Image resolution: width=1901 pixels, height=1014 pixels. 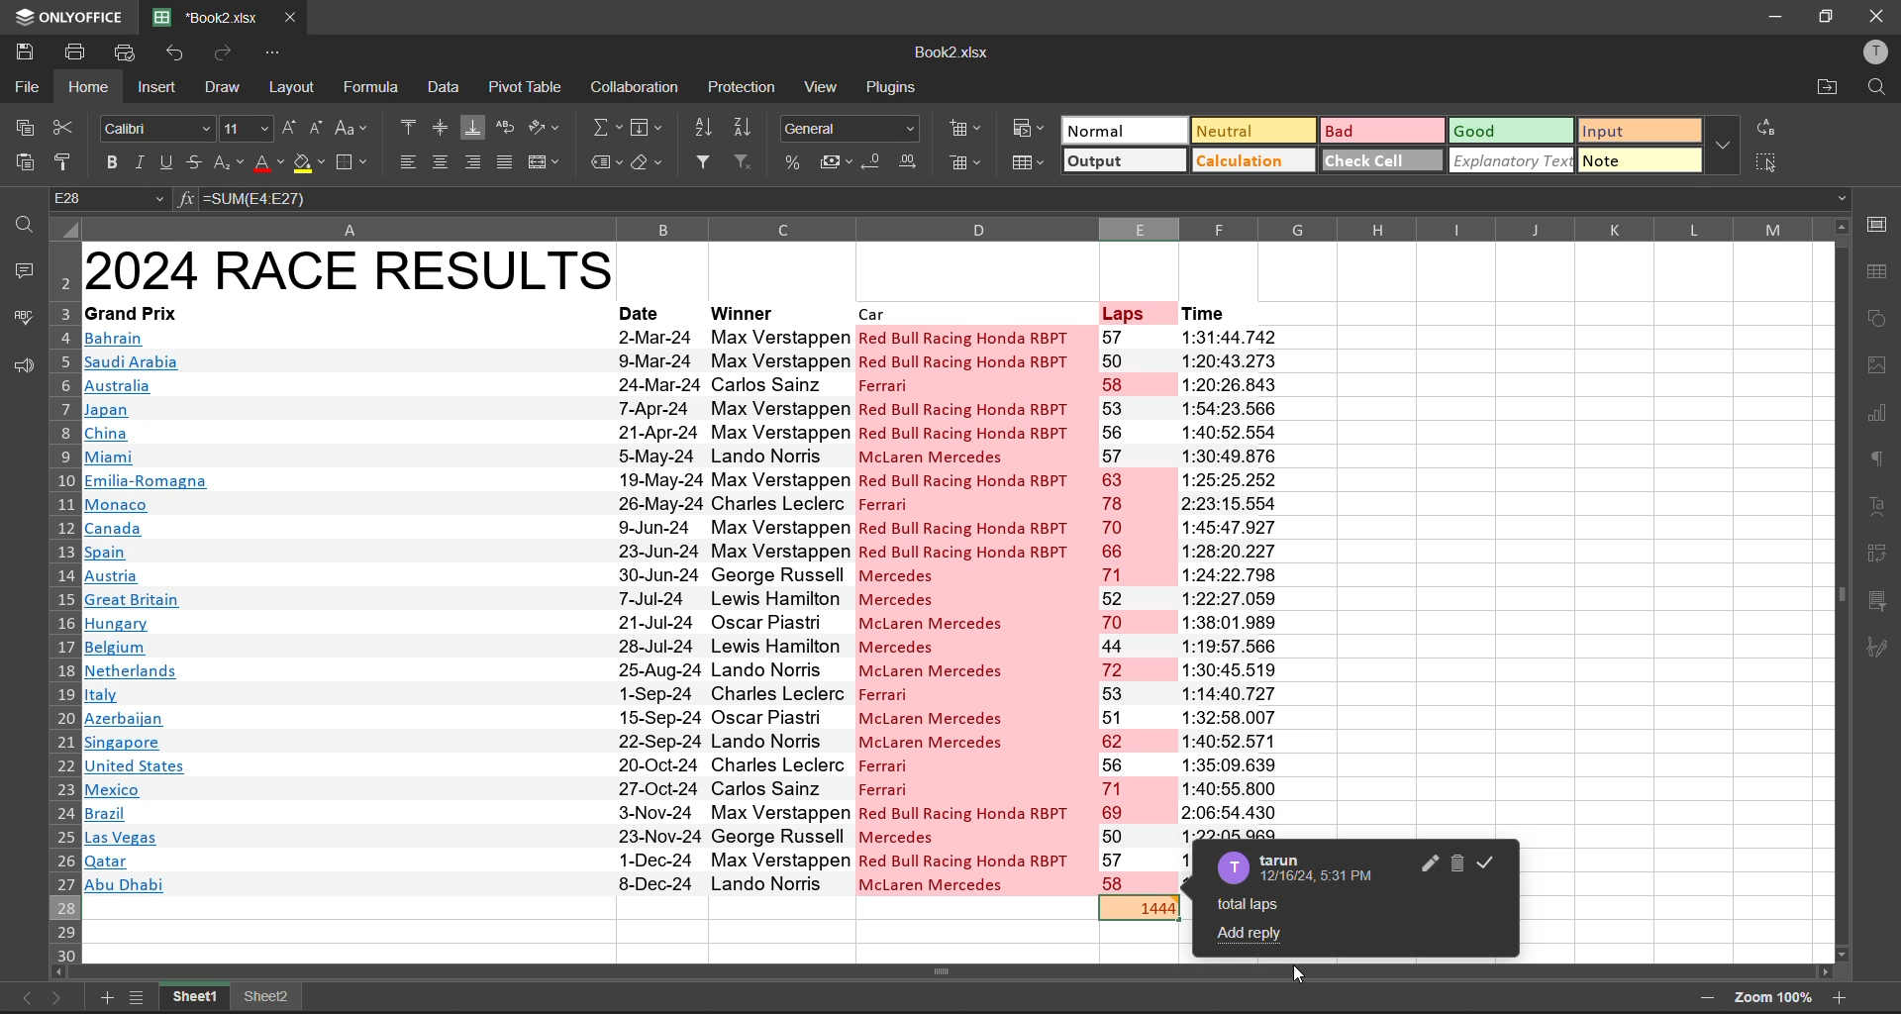 I want to click on decrement size, so click(x=313, y=129).